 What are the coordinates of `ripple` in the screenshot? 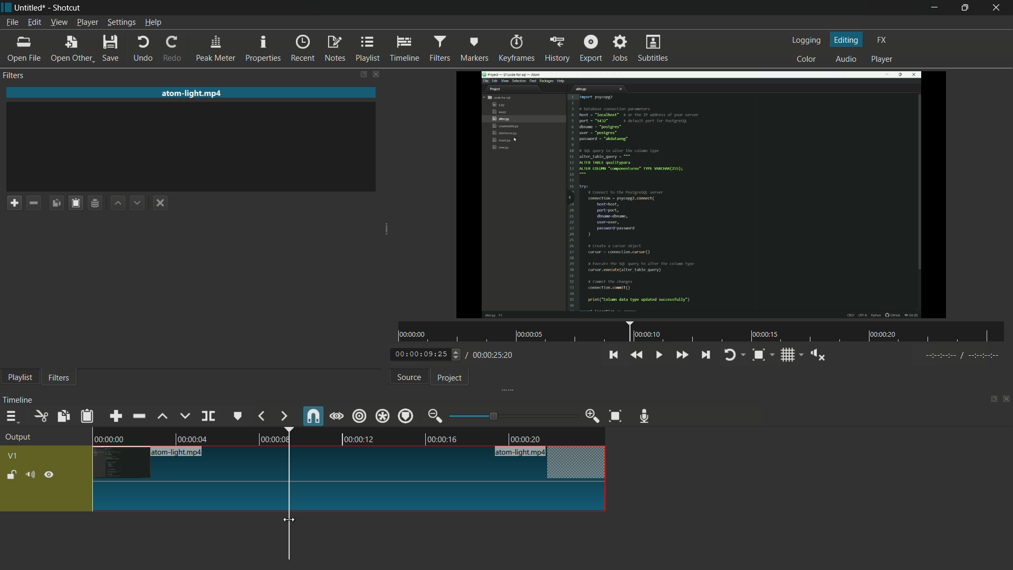 It's located at (360, 417).